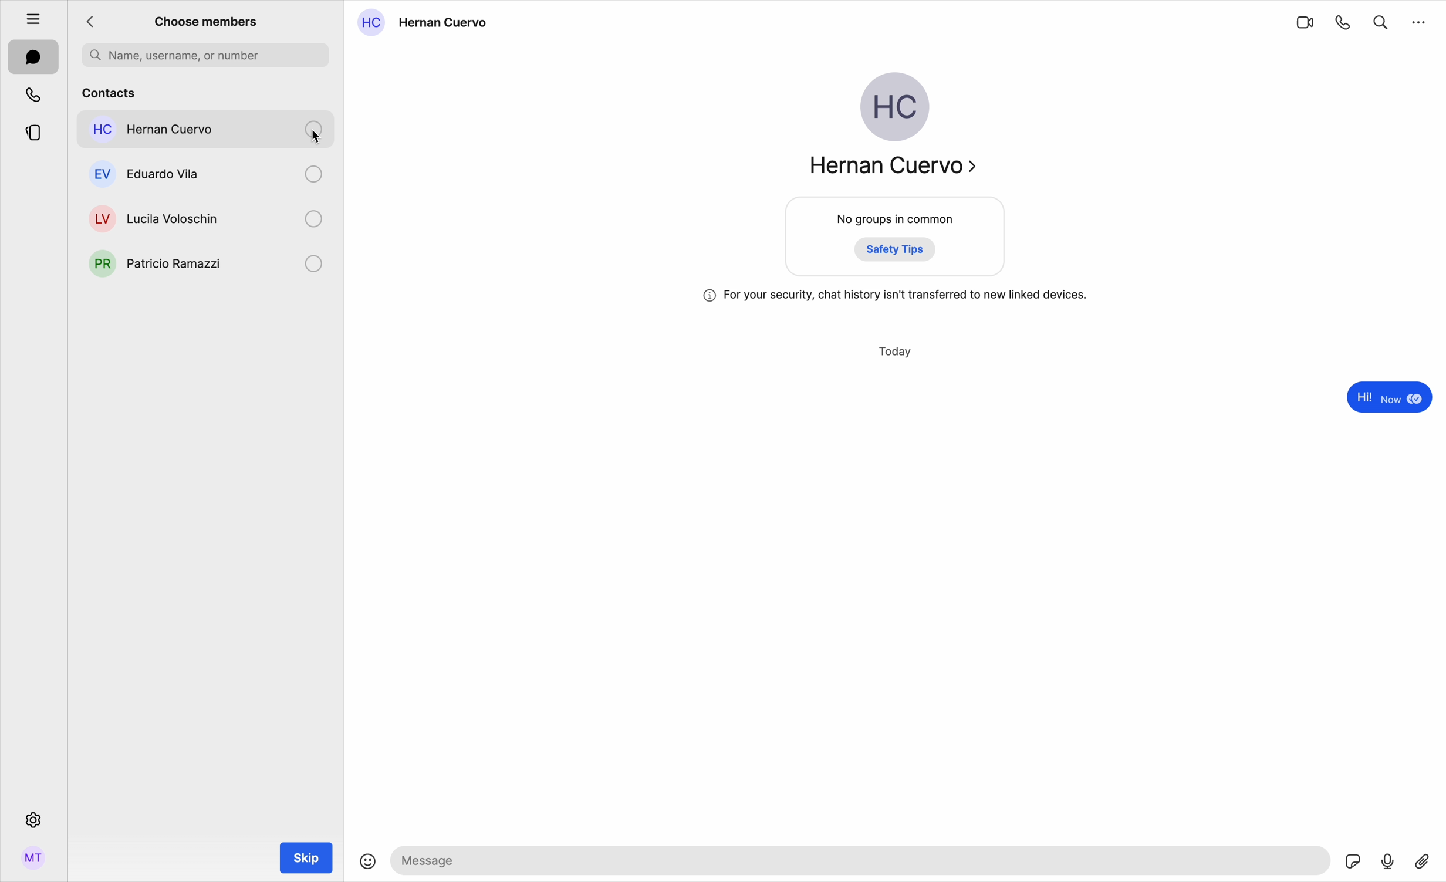 This screenshot has height=882, width=1446. Describe the element at coordinates (325, 138) in the screenshot. I see `cursor ` at that location.